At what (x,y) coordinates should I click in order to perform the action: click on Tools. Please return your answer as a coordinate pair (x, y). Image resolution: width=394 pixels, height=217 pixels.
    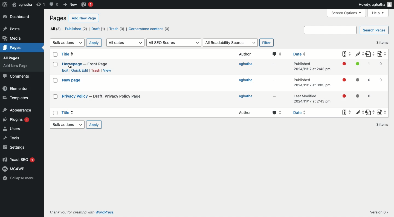
    Looking at the image, I should click on (11, 138).